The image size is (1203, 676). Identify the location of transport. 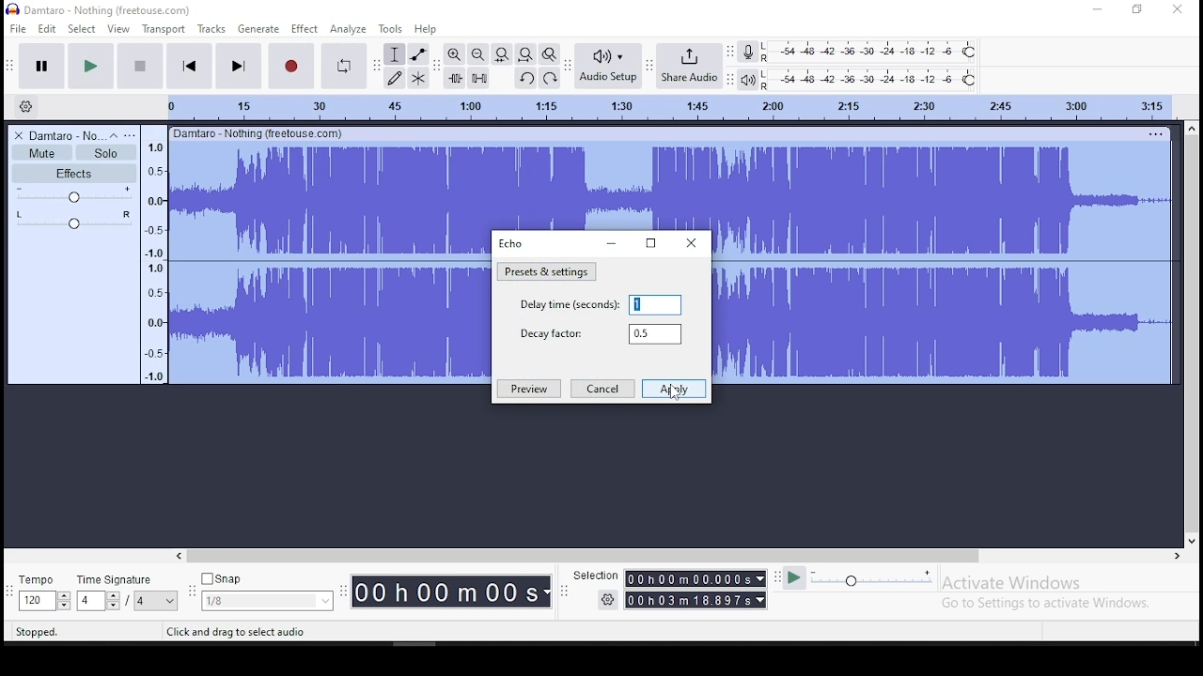
(162, 29).